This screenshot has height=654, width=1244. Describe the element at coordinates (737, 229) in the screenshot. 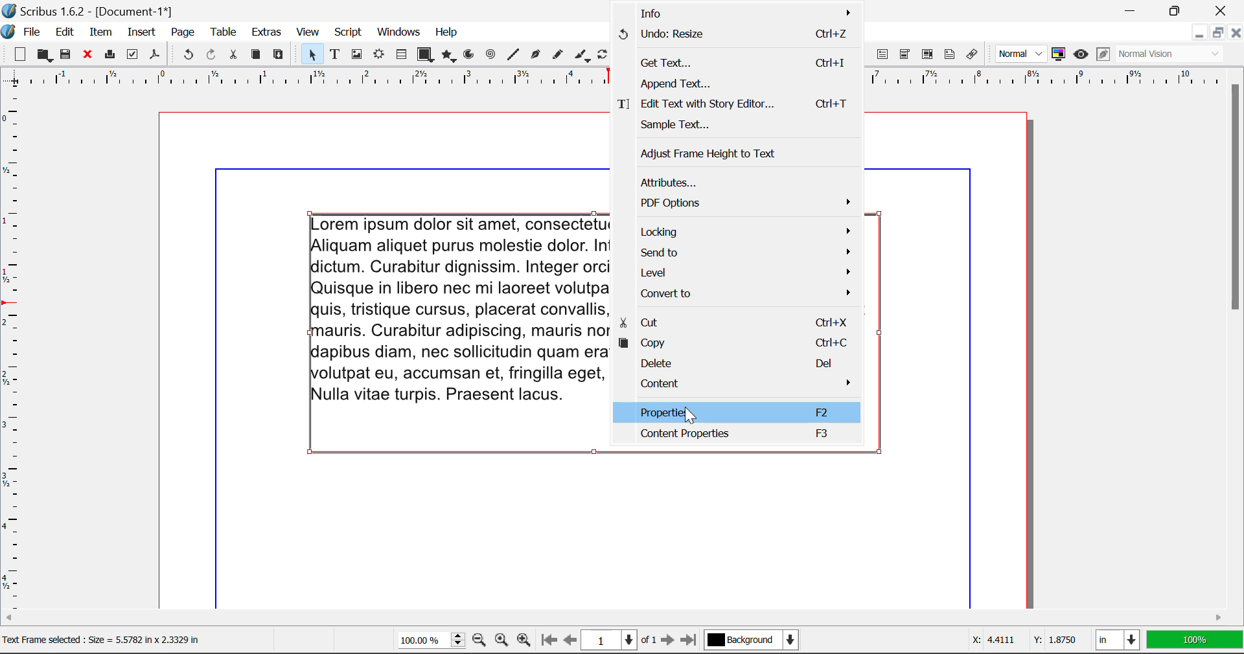

I see `Locking` at that location.